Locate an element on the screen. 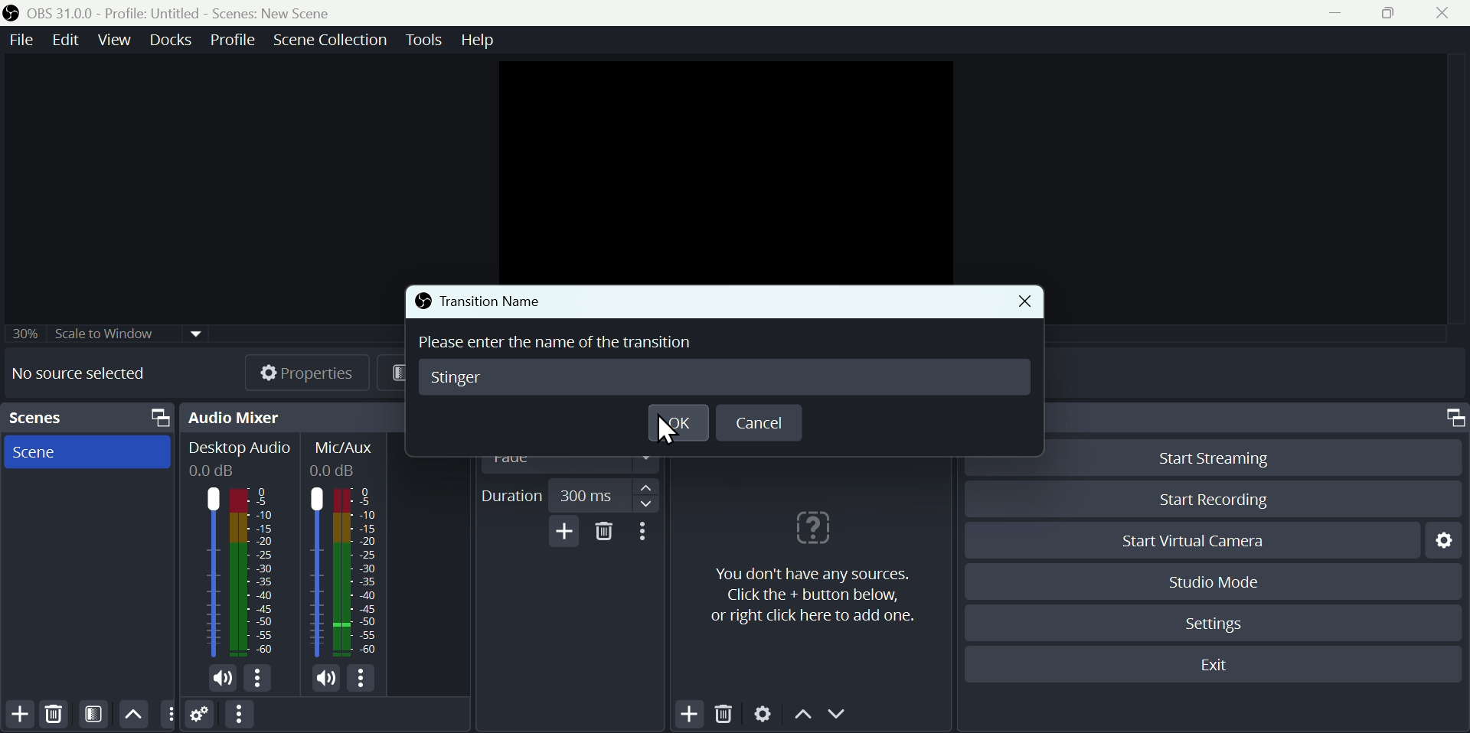 This screenshot has height=733, width=1470.  is located at coordinates (173, 39).